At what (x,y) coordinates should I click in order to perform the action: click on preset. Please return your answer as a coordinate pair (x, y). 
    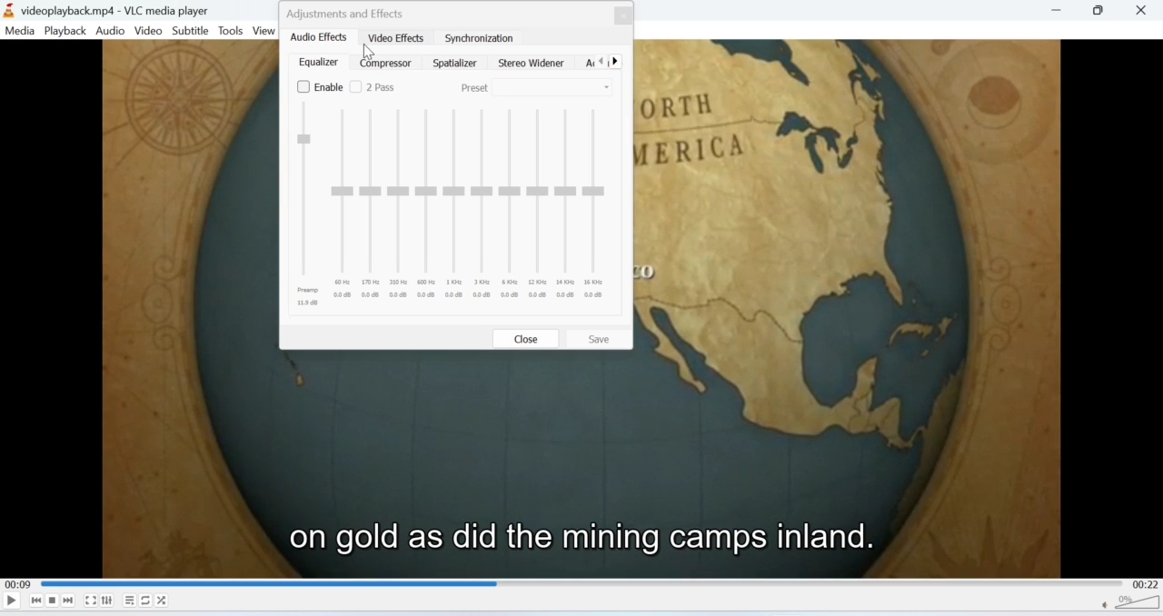
    Looking at the image, I should click on (541, 89).